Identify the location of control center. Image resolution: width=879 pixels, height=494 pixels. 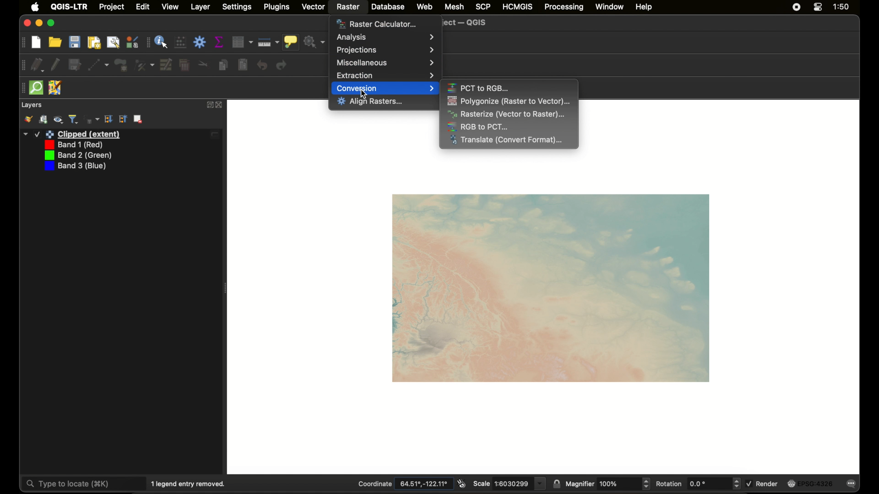
(818, 7).